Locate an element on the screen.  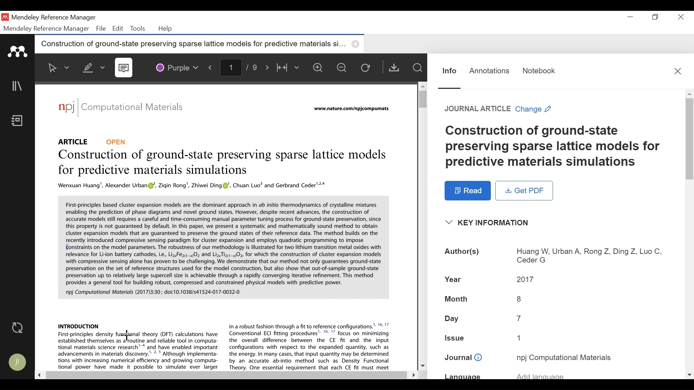
Width to fit is located at coordinates (289, 68).